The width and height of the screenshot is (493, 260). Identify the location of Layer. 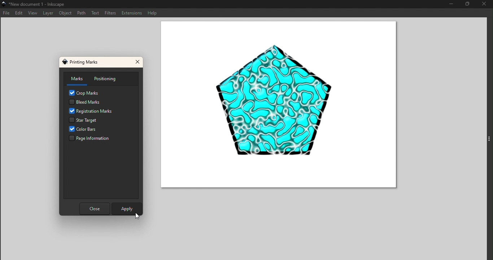
(49, 13).